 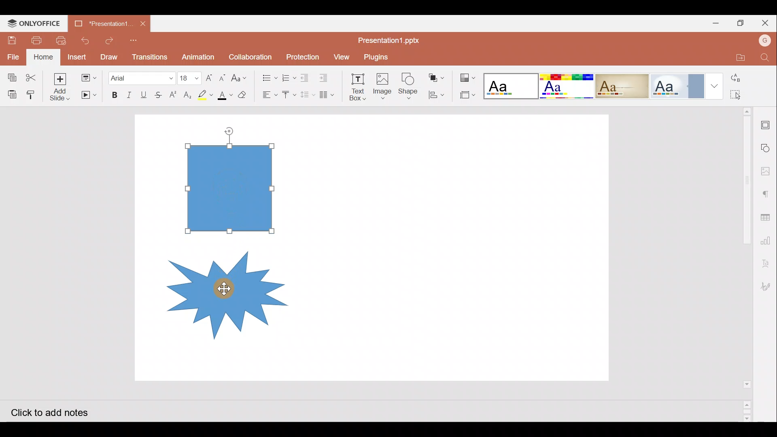 I want to click on Official, so click(x=678, y=85).